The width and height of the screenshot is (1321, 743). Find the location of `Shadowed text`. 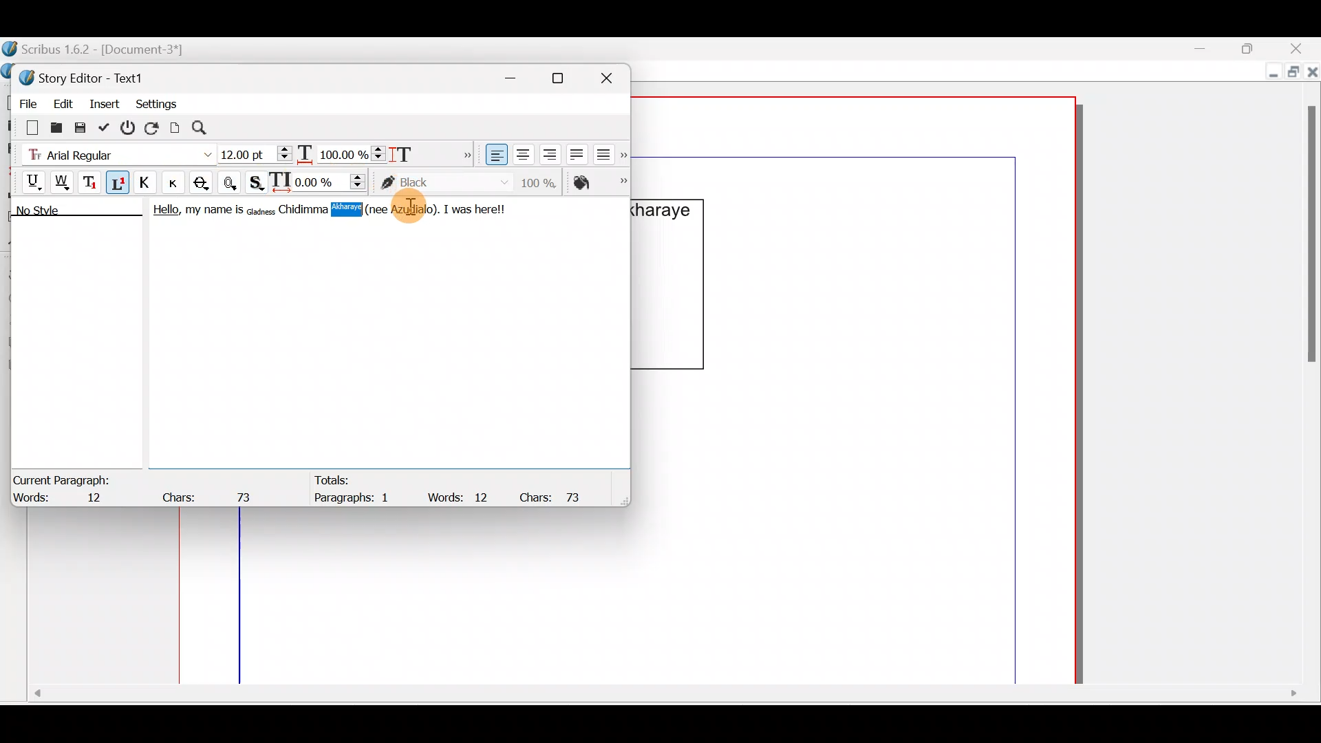

Shadowed text is located at coordinates (258, 181).